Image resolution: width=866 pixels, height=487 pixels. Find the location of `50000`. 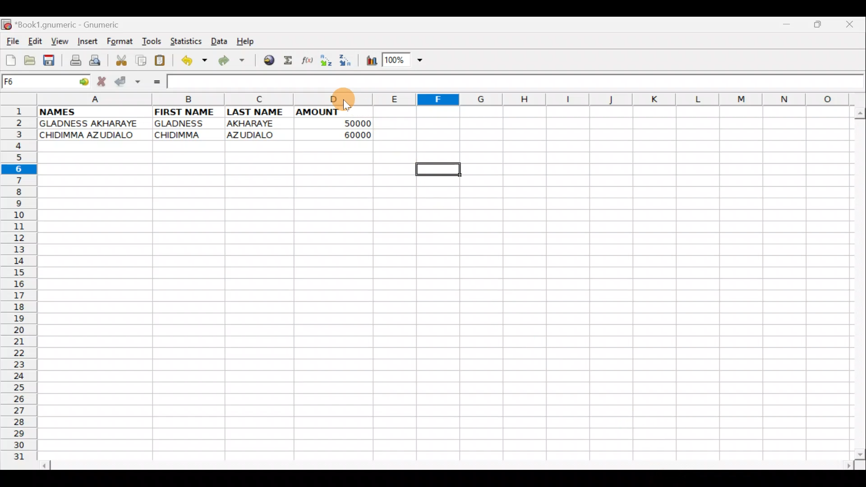

50000 is located at coordinates (344, 123).